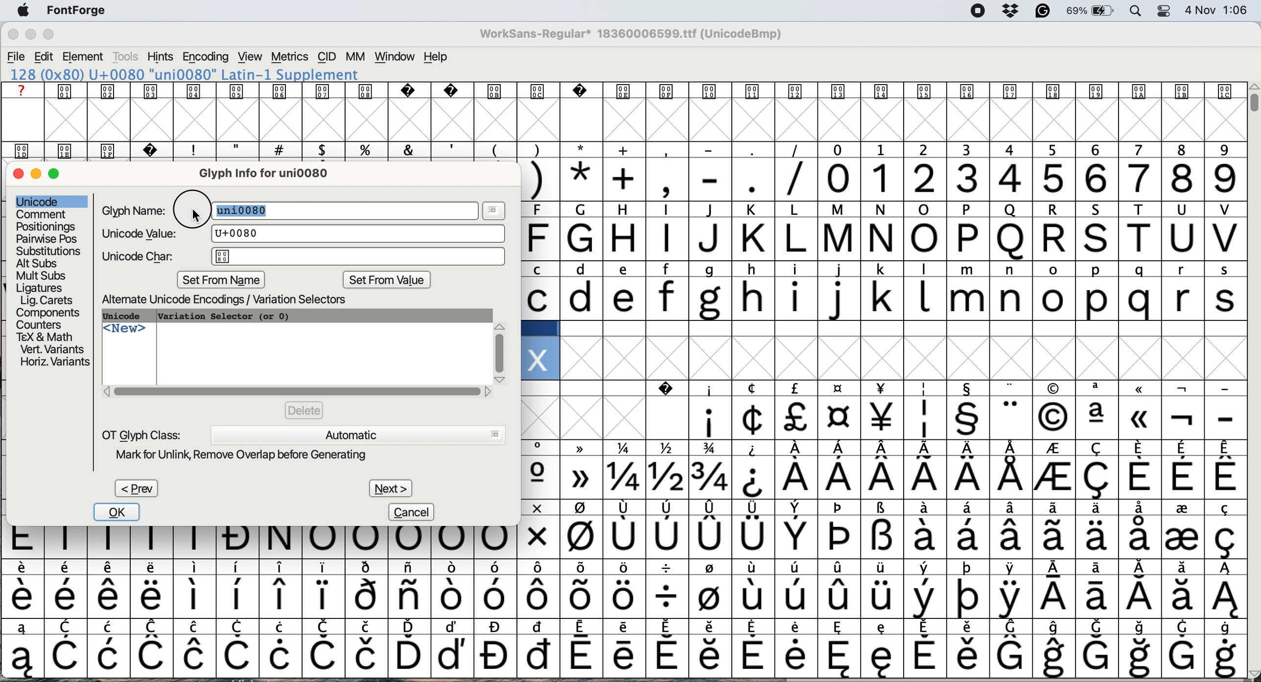 This screenshot has height=682, width=1261. I want to click on comment, so click(41, 214).